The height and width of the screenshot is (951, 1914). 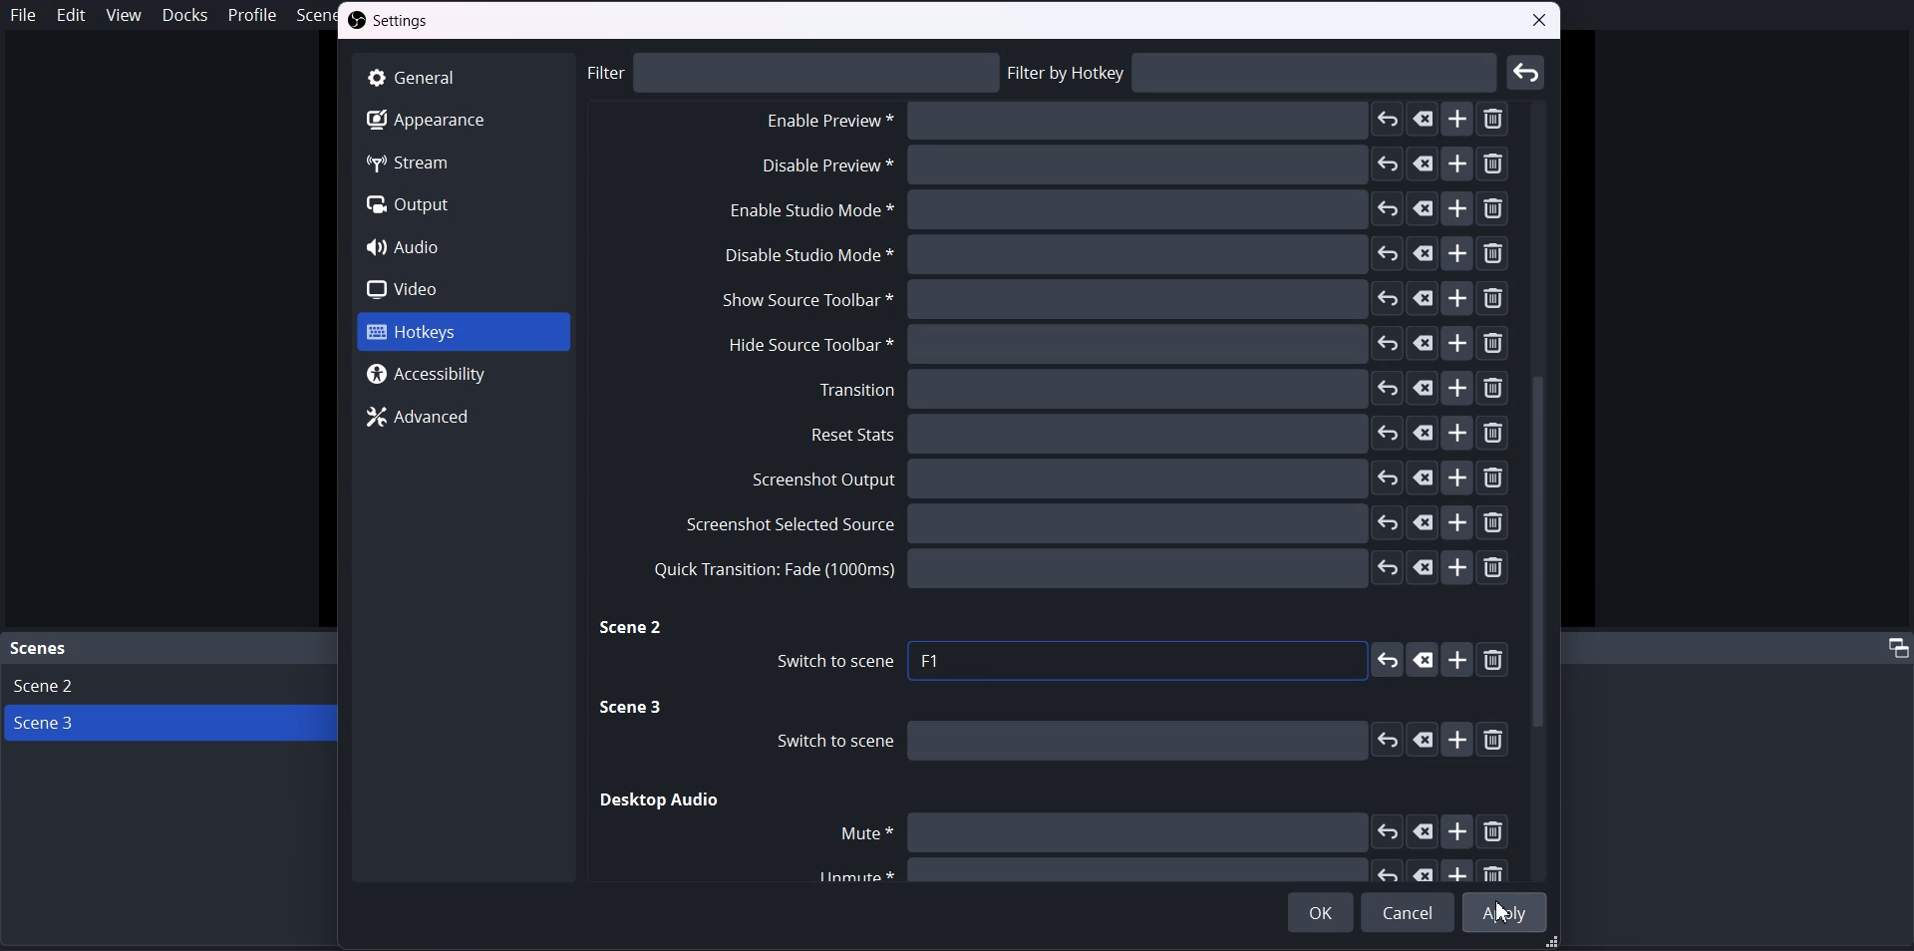 I want to click on Docks, so click(x=184, y=15).